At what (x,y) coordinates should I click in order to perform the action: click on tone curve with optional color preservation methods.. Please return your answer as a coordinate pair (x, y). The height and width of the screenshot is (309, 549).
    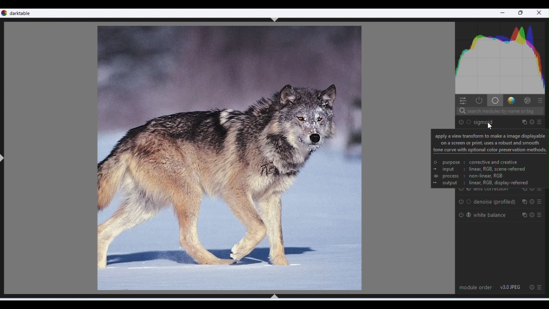
    Looking at the image, I should click on (490, 150).